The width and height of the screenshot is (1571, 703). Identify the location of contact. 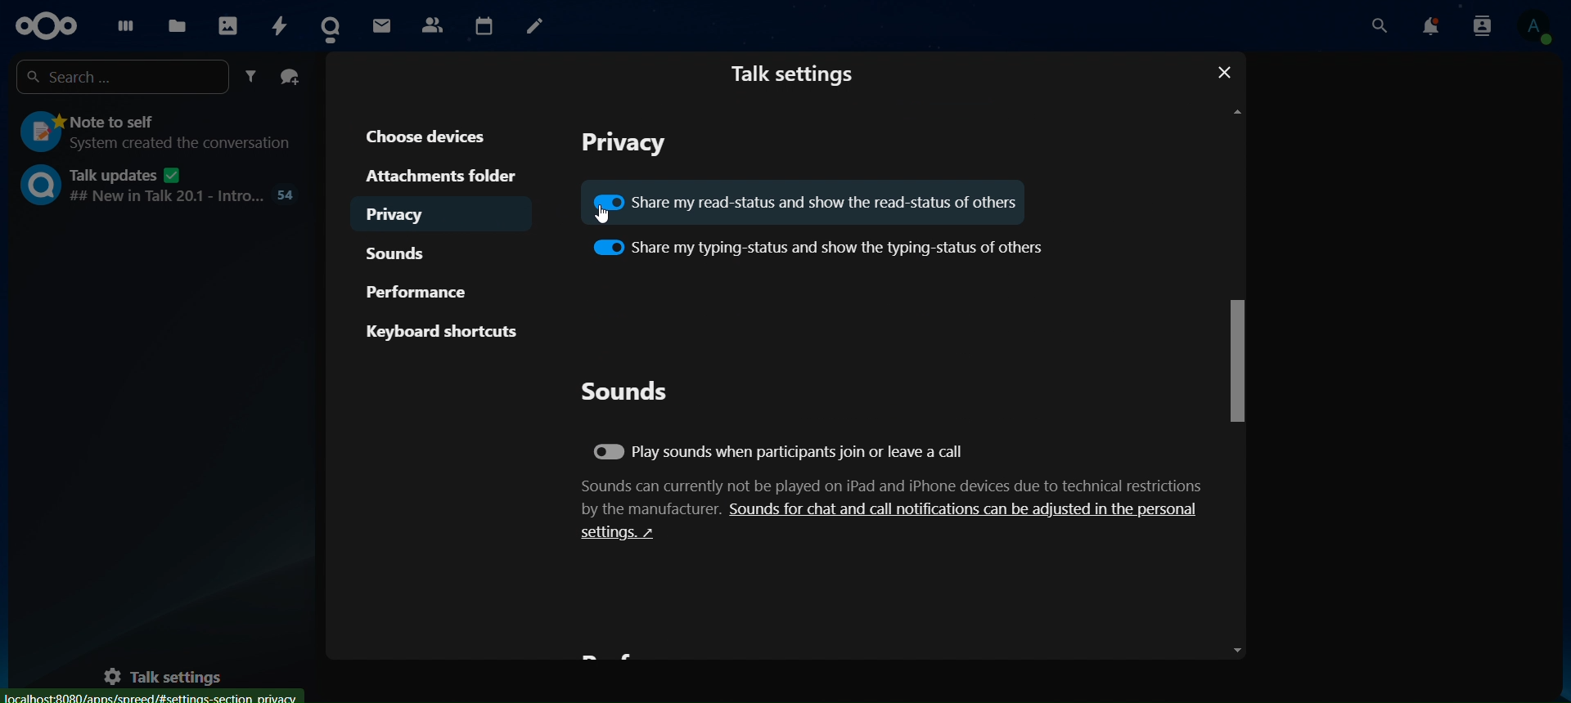
(335, 26).